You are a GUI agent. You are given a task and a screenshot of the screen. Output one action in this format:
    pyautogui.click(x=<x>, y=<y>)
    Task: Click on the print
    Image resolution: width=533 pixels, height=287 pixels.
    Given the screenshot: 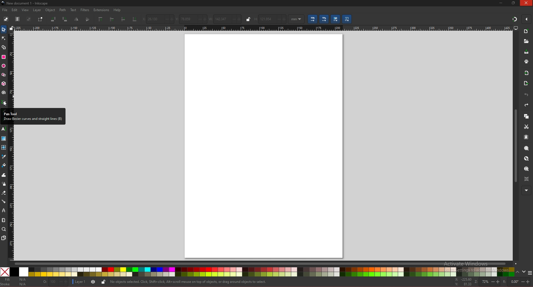 What is the action you would take?
    pyautogui.click(x=526, y=61)
    